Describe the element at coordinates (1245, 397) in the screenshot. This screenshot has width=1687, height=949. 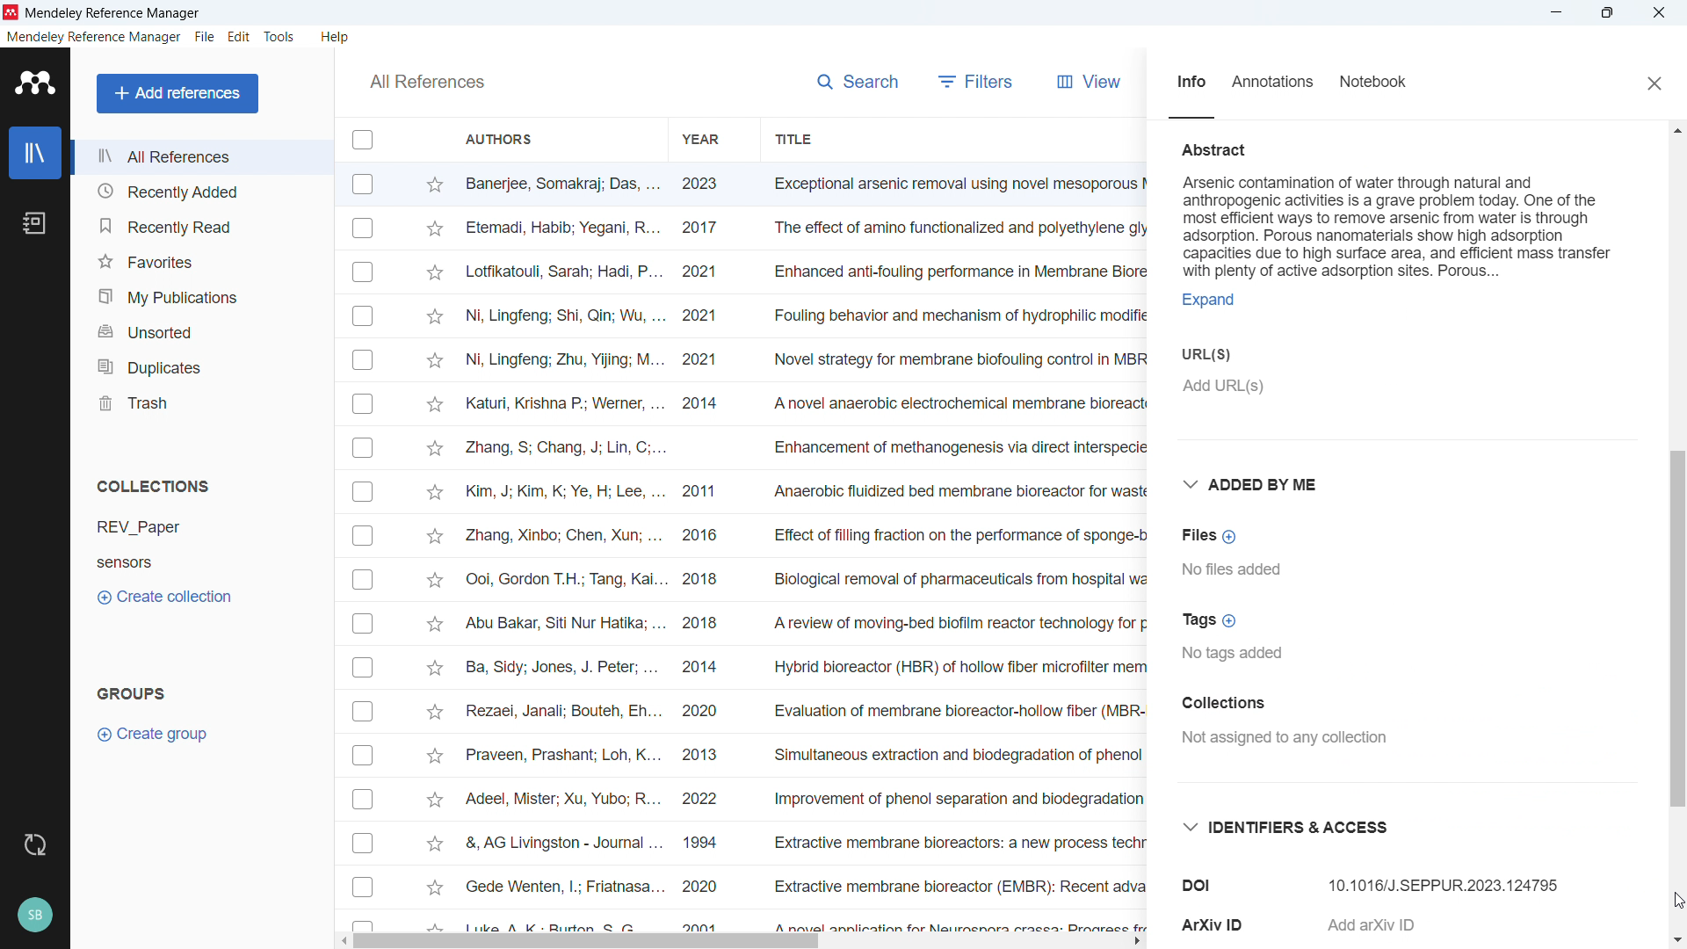
I see `add url(s)` at that location.